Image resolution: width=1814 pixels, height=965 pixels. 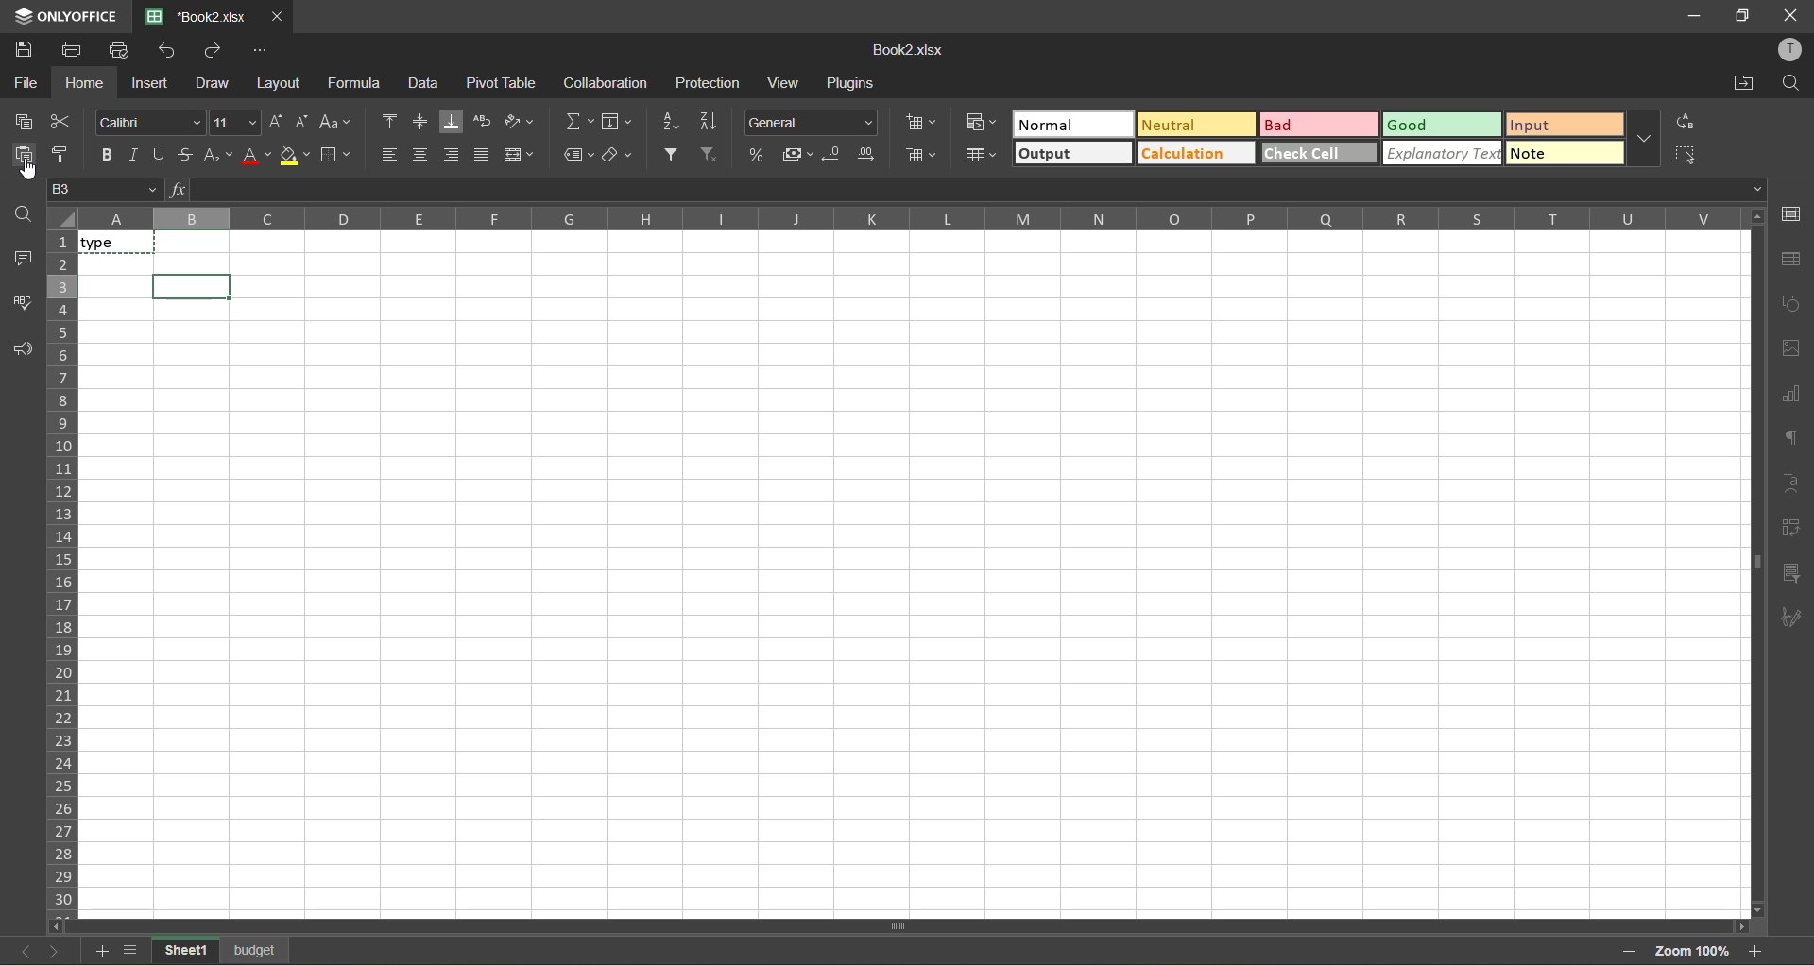 What do you see at coordinates (425, 82) in the screenshot?
I see `data` at bounding box center [425, 82].